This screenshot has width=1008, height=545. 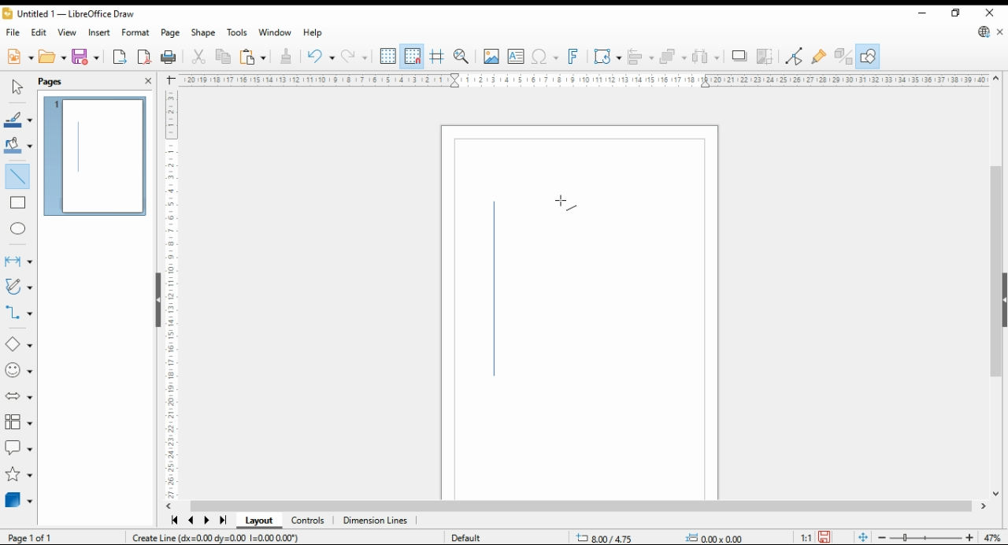 What do you see at coordinates (955, 13) in the screenshot?
I see `restore` at bounding box center [955, 13].